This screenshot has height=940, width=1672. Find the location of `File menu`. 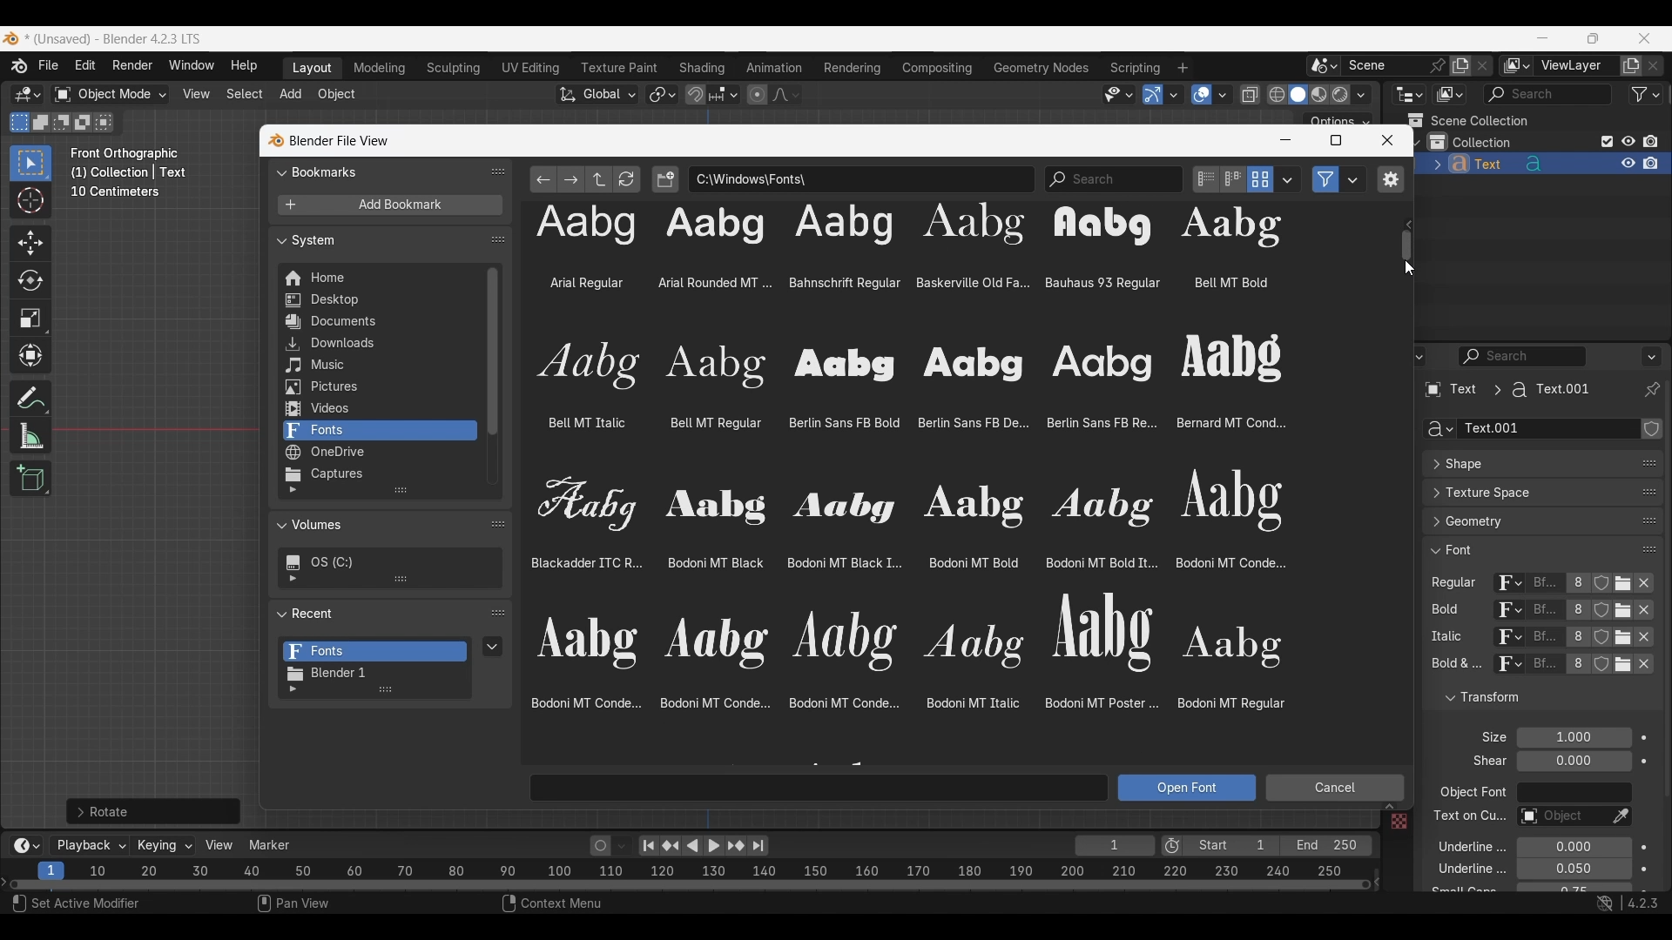

File menu is located at coordinates (50, 66).